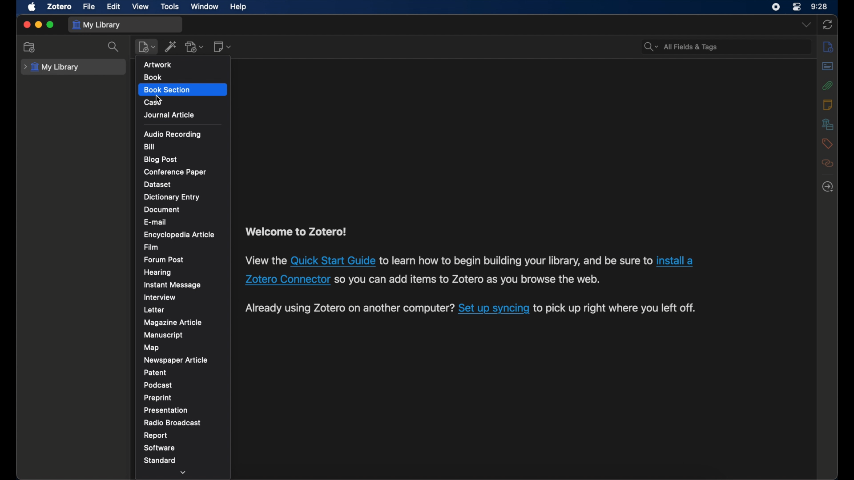 Image resolution: width=854 pixels, height=480 pixels. What do you see at coordinates (155, 310) in the screenshot?
I see `letter` at bounding box center [155, 310].